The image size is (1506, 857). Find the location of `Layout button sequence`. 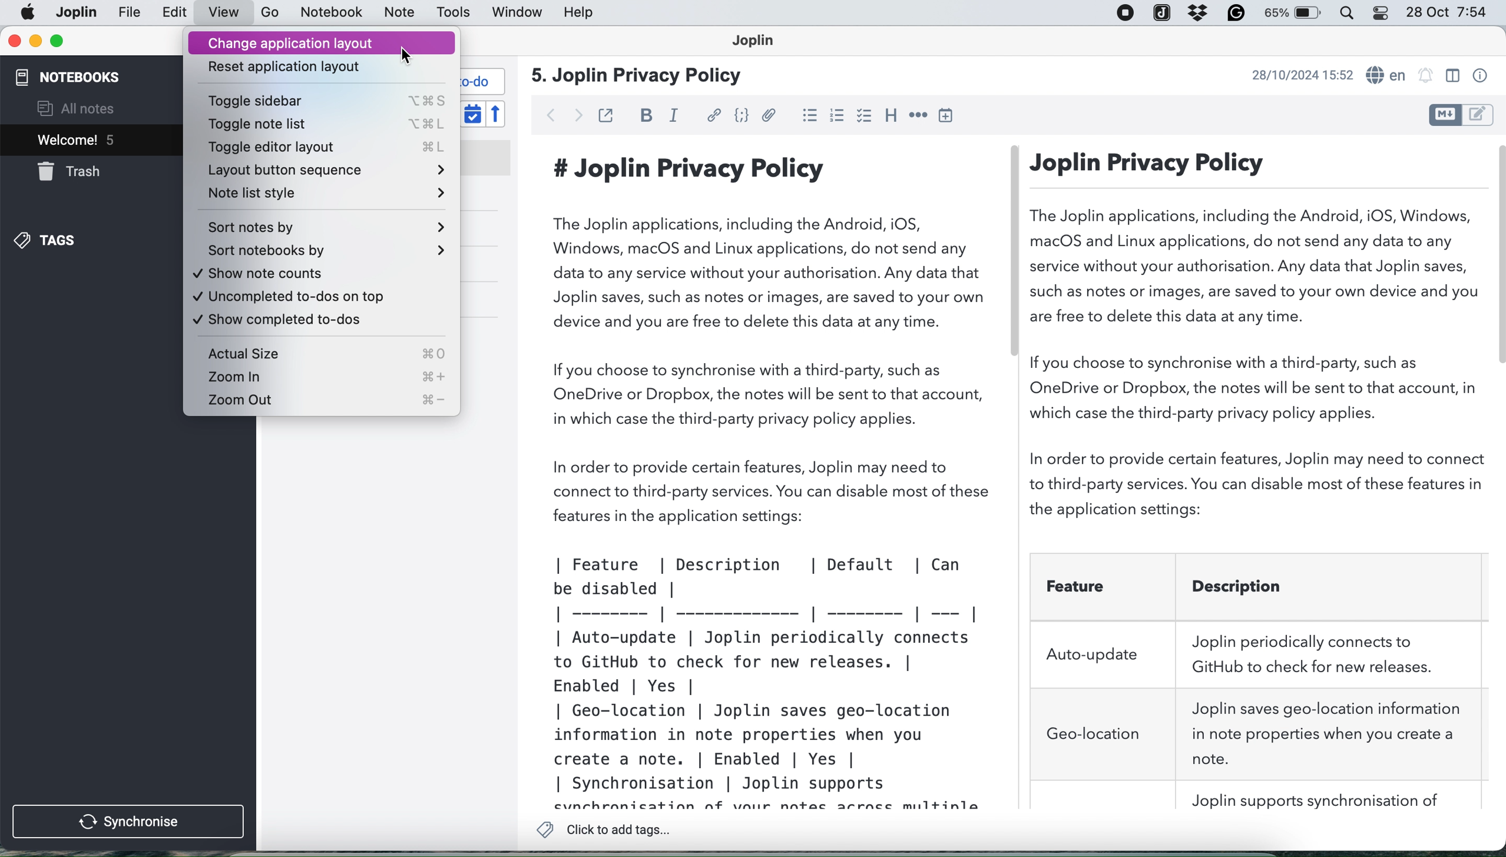

Layout button sequence is located at coordinates (323, 172).